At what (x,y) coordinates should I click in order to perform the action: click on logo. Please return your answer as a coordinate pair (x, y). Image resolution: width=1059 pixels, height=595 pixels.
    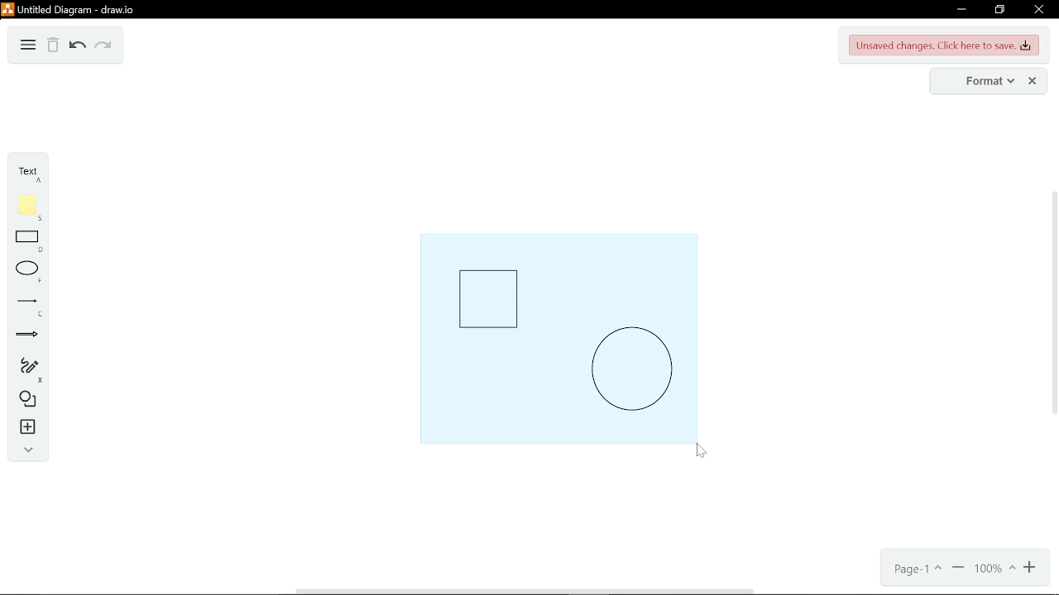
    Looking at the image, I should click on (7, 9).